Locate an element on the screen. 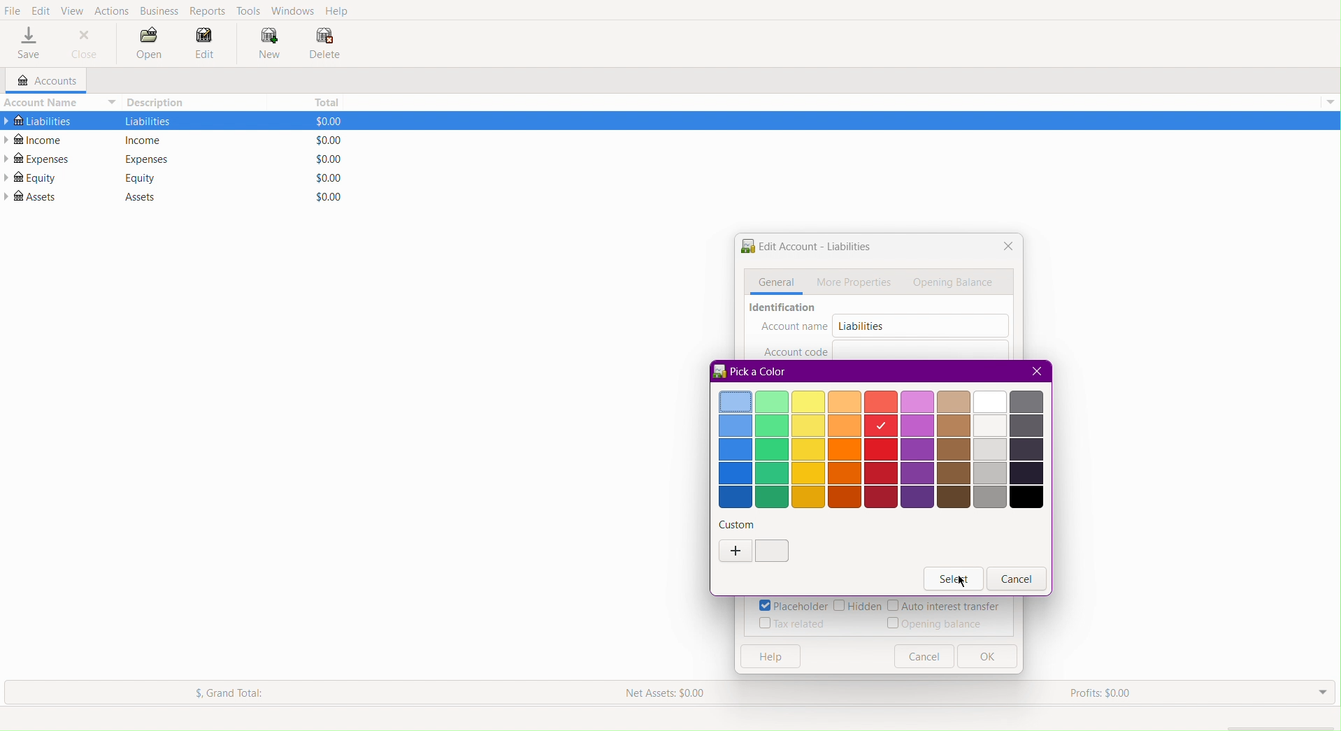 The width and height of the screenshot is (1341, 731).  is located at coordinates (924, 656).